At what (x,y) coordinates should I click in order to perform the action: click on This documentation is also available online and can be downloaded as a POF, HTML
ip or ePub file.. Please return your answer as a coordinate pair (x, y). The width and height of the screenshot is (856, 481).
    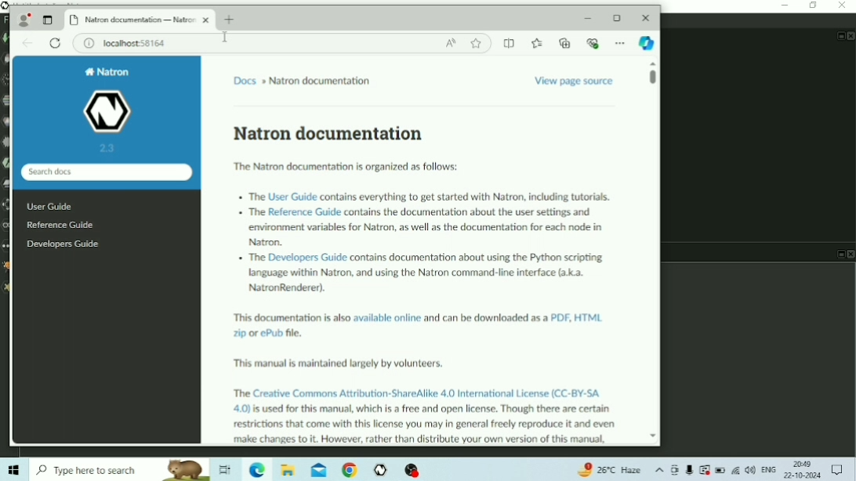
    Looking at the image, I should click on (419, 326).